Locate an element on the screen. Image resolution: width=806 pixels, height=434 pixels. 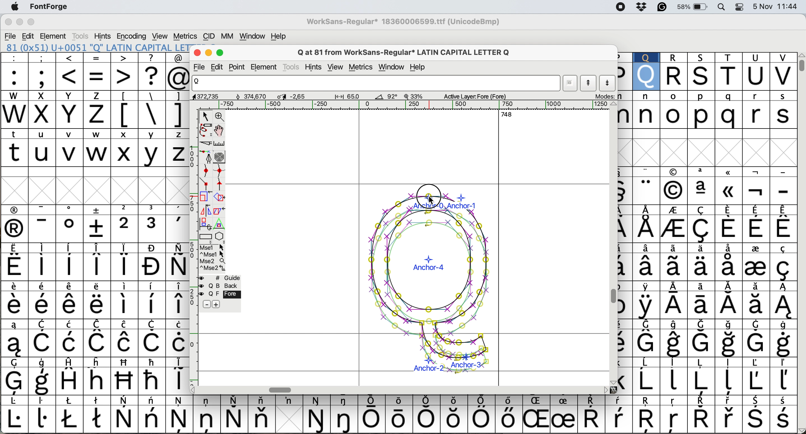
close is located at coordinates (197, 53).